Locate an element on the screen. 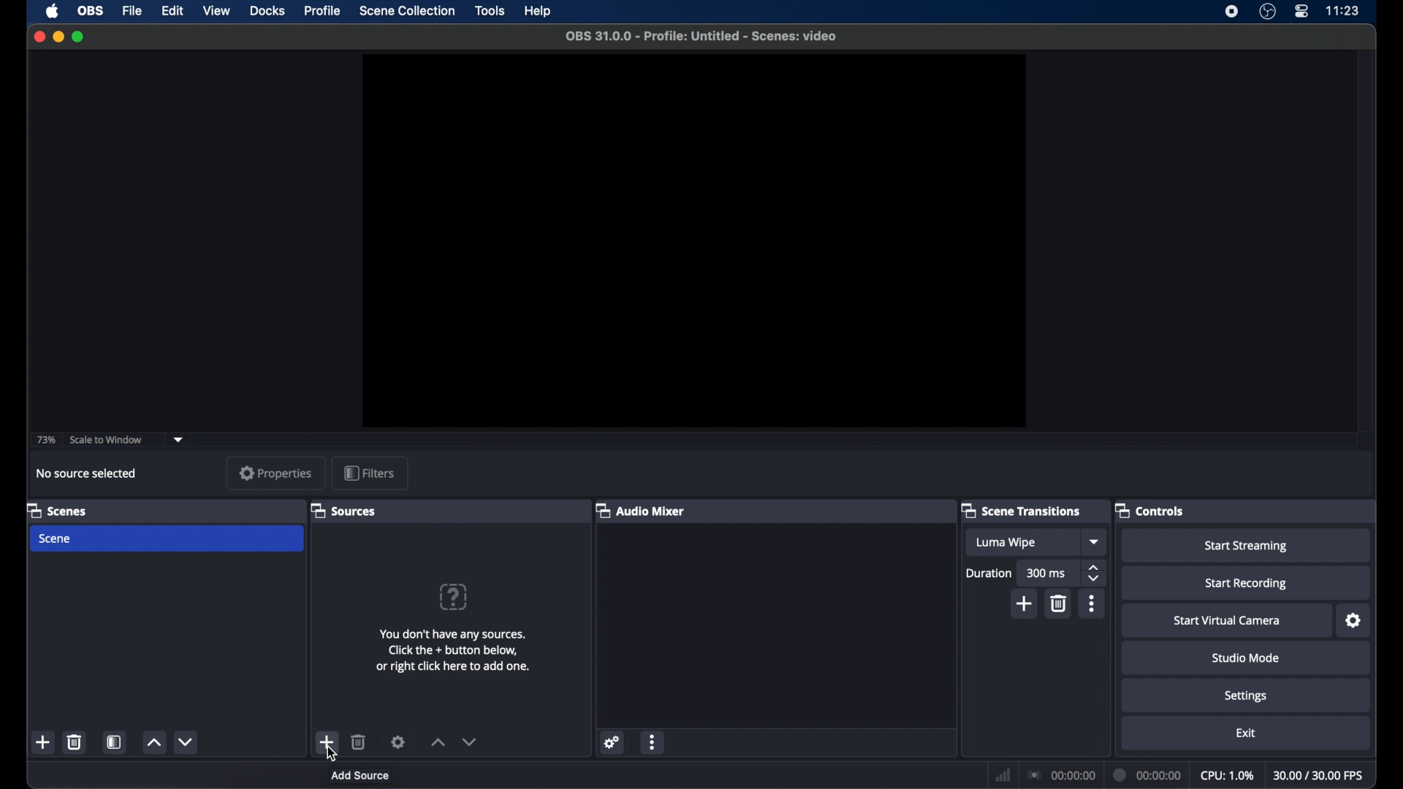 The width and height of the screenshot is (1403, 789). help is located at coordinates (539, 12).